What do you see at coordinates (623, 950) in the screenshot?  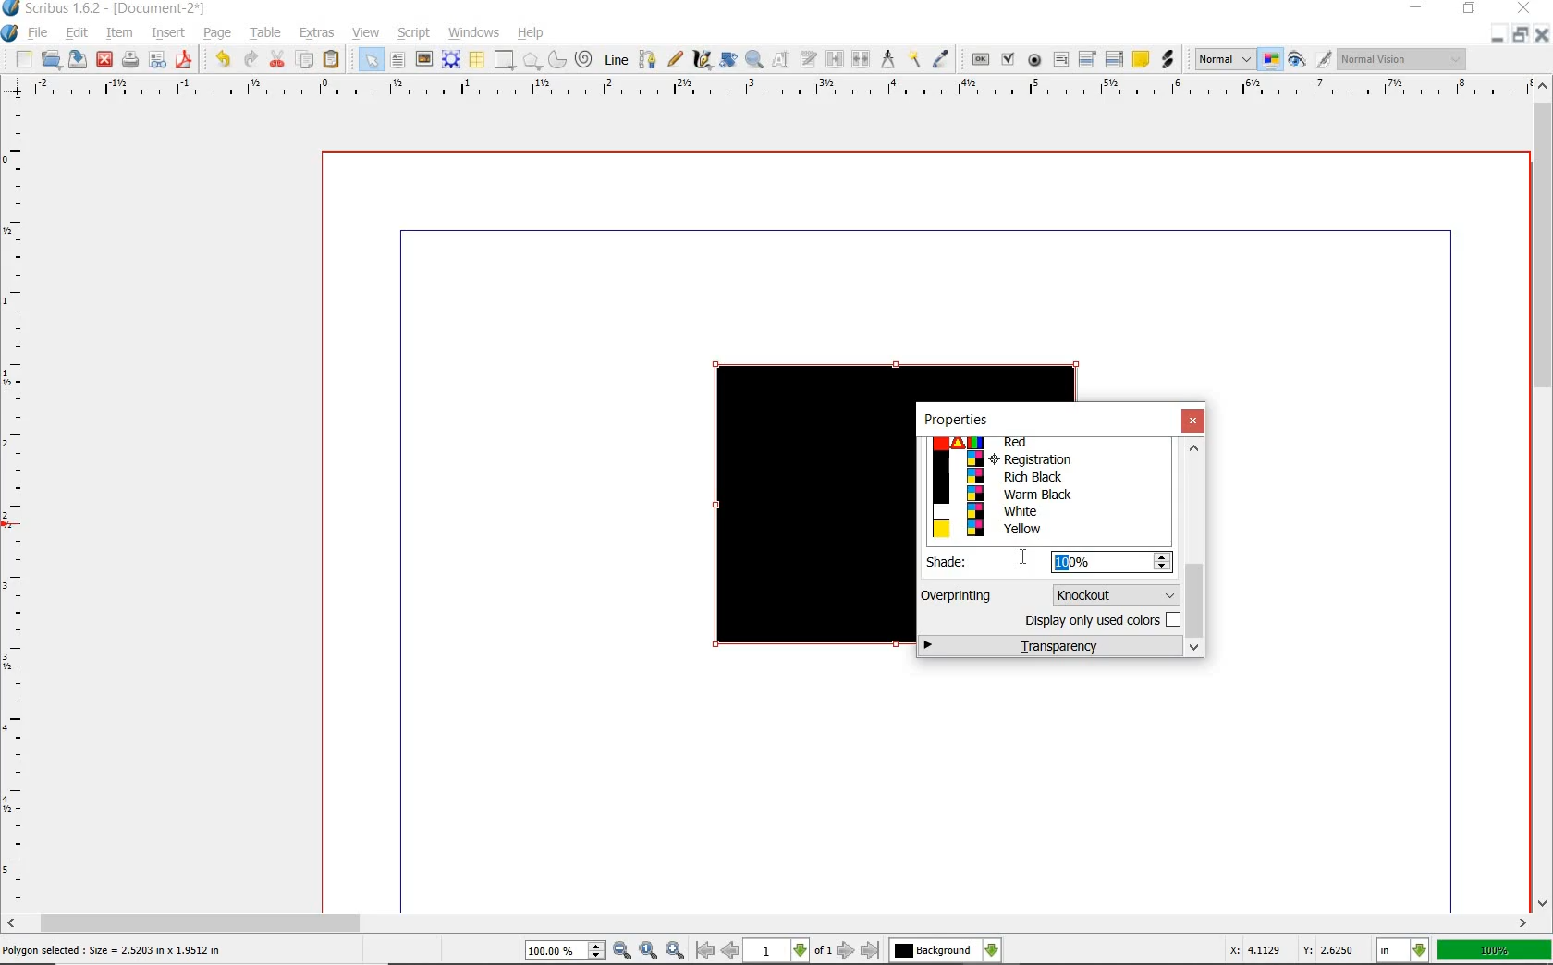 I see `zoom out` at bounding box center [623, 950].